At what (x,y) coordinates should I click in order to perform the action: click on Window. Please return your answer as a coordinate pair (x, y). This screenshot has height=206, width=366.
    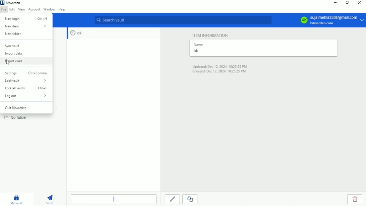
    Looking at the image, I should click on (49, 9).